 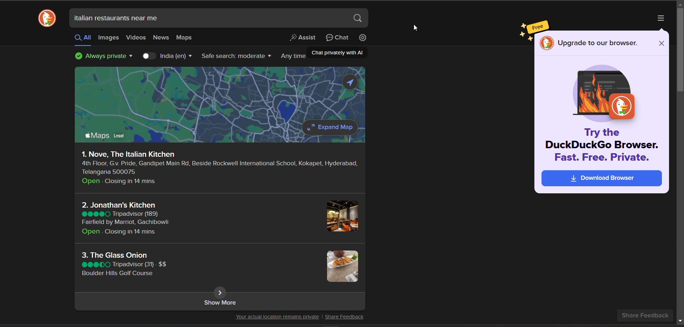 I want to click on chat privately with AI, so click(x=338, y=38).